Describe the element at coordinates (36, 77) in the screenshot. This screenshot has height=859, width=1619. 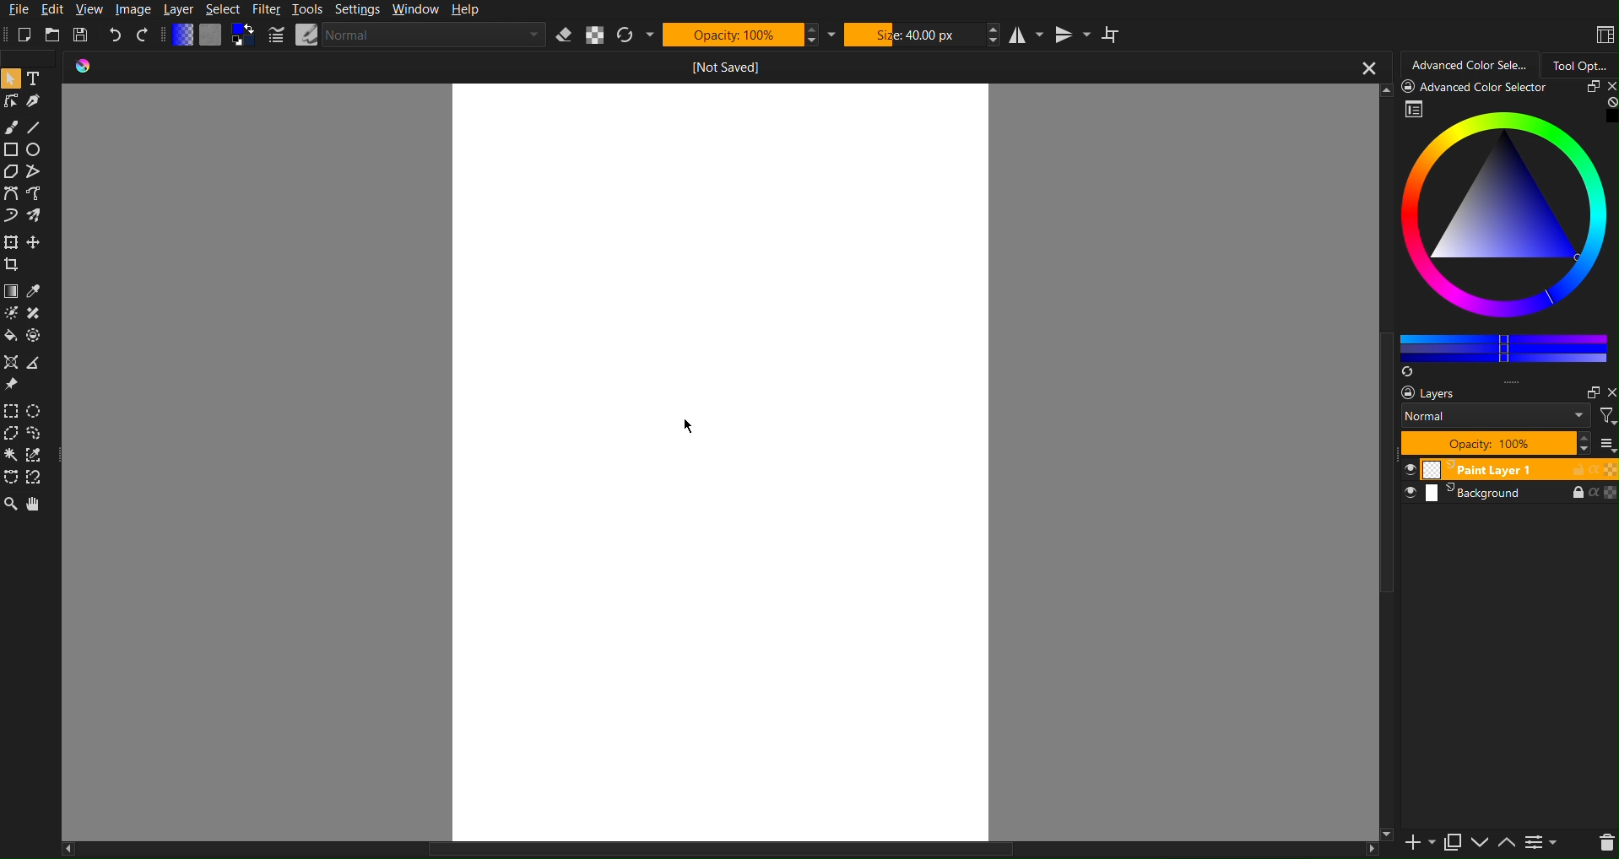
I see `Text` at that location.